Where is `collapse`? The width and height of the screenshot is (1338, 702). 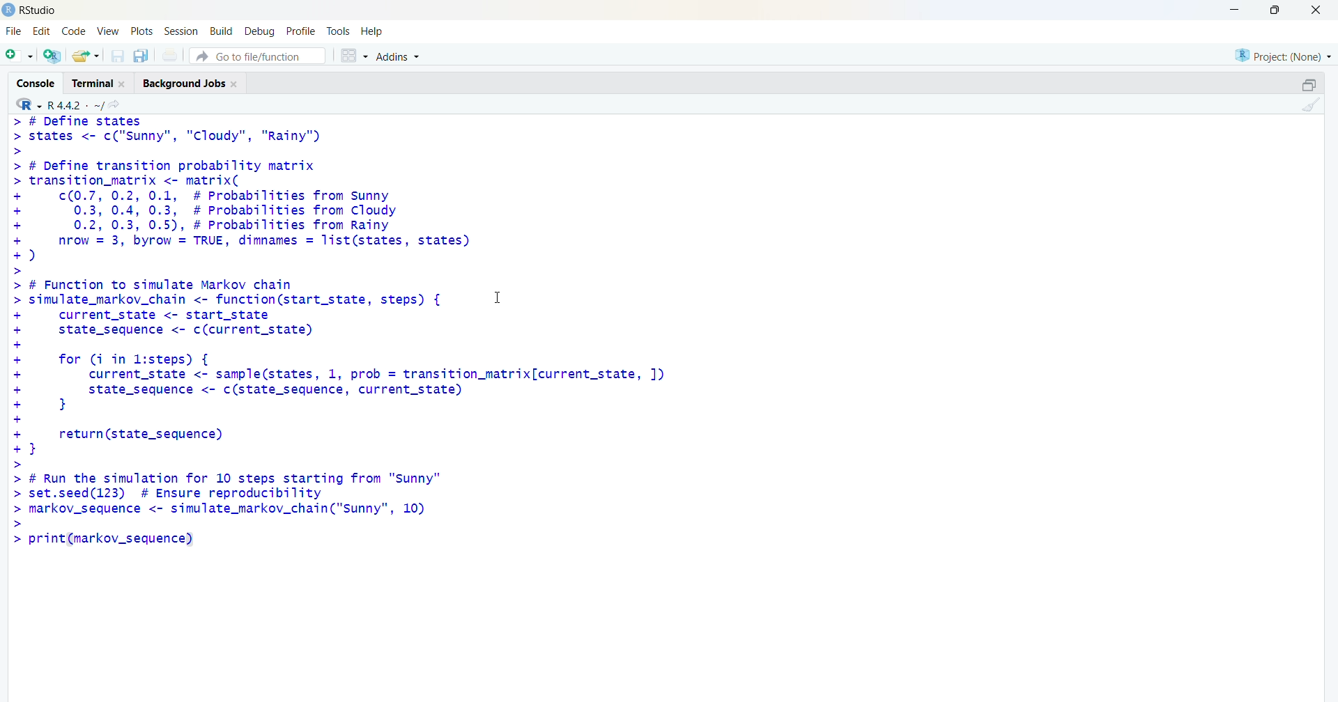
collapse is located at coordinates (1308, 85).